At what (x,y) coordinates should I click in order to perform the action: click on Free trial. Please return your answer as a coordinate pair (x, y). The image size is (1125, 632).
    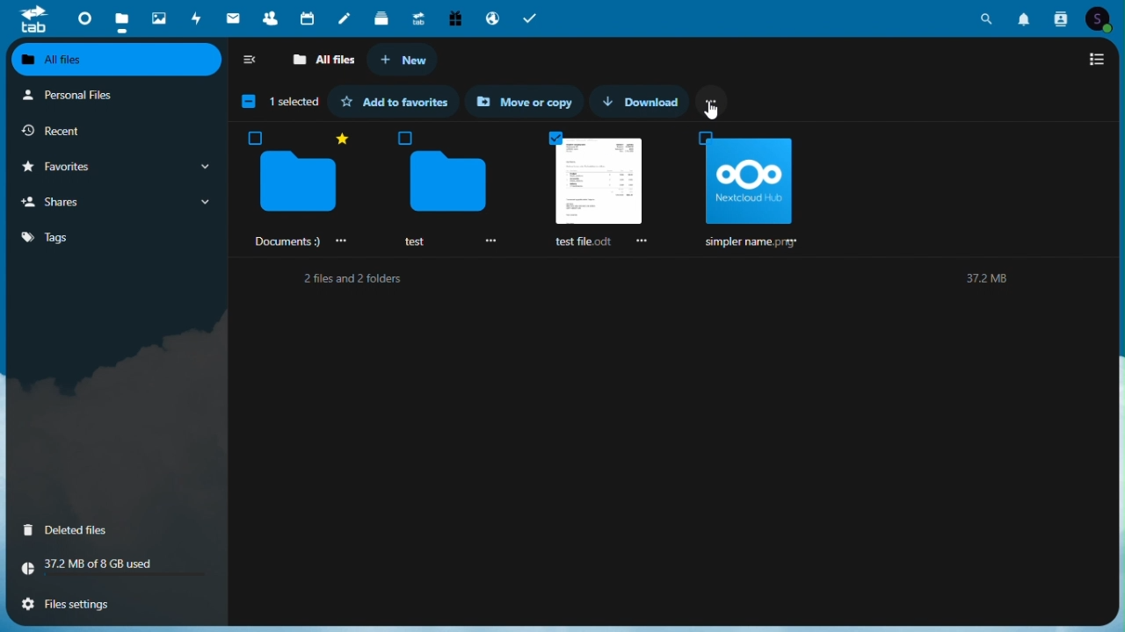
    Looking at the image, I should click on (454, 17).